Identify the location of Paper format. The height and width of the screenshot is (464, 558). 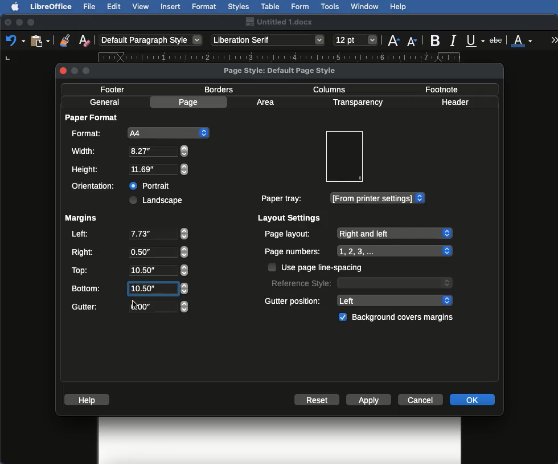
(92, 117).